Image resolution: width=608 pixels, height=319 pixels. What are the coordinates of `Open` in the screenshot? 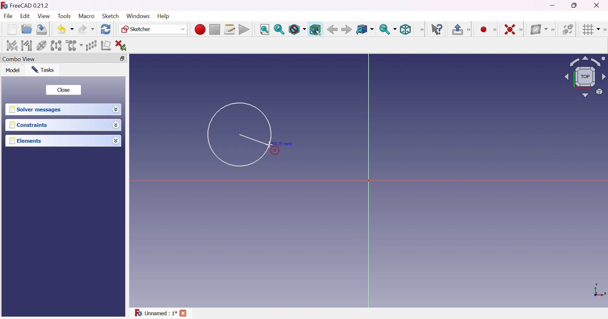 It's located at (27, 29).